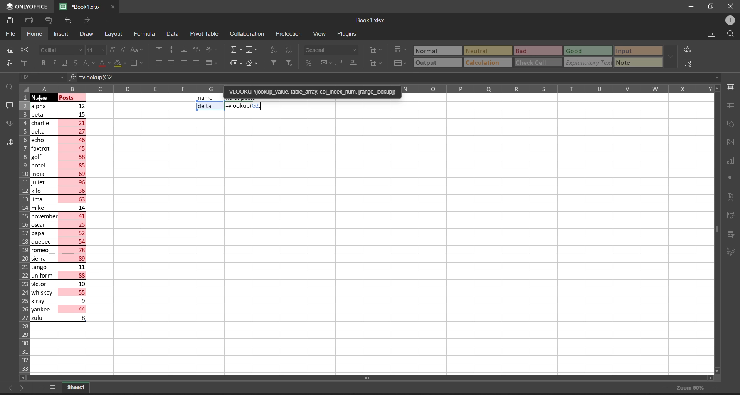 This screenshot has width=740, height=395. What do you see at coordinates (7, 123) in the screenshot?
I see `spell checking` at bounding box center [7, 123].